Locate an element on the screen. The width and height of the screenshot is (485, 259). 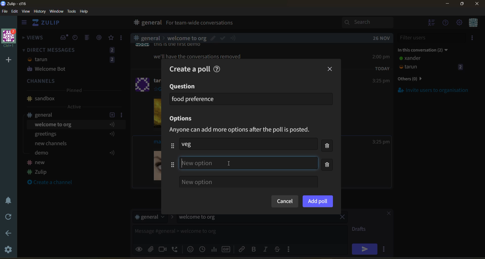
channels is located at coordinates (73, 82).